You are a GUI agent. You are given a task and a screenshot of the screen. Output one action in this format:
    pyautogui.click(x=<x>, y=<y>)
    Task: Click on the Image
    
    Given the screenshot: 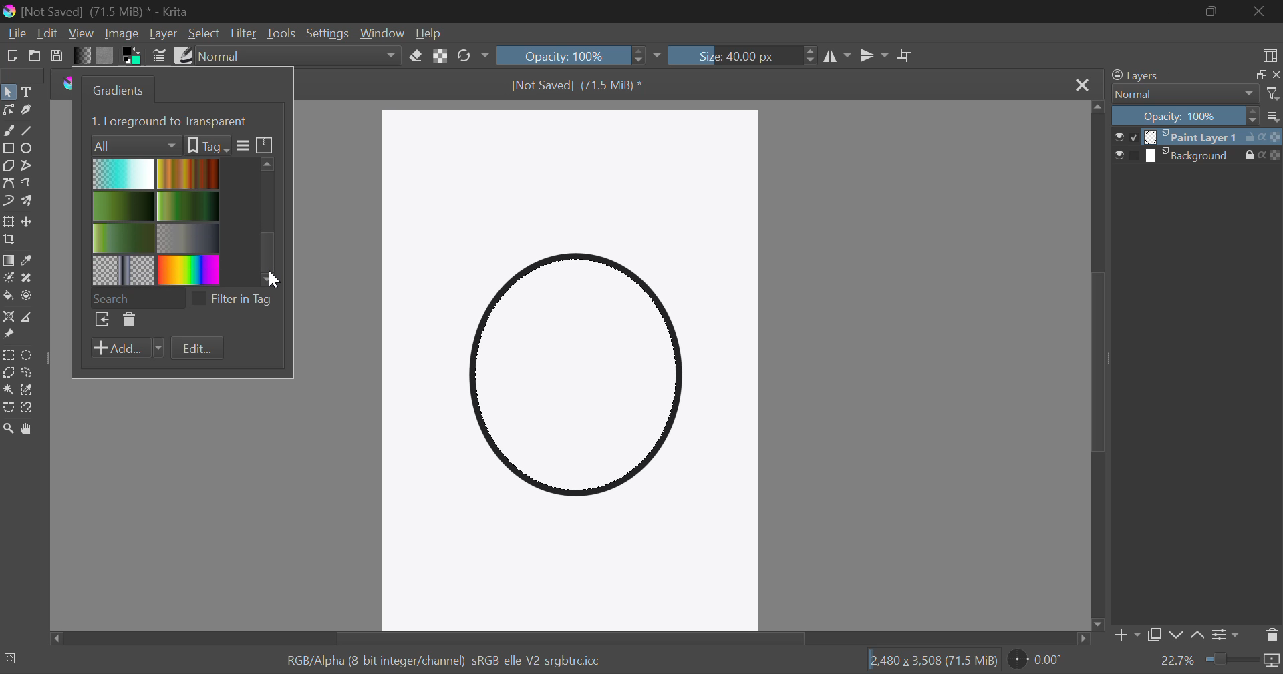 What is the action you would take?
    pyautogui.click(x=123, y=35)
    